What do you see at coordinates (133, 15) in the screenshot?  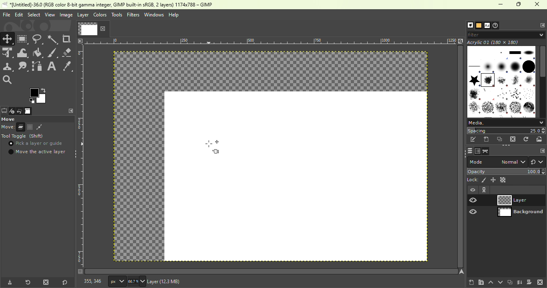 I see `Filters` at bounding box center [133, 15].